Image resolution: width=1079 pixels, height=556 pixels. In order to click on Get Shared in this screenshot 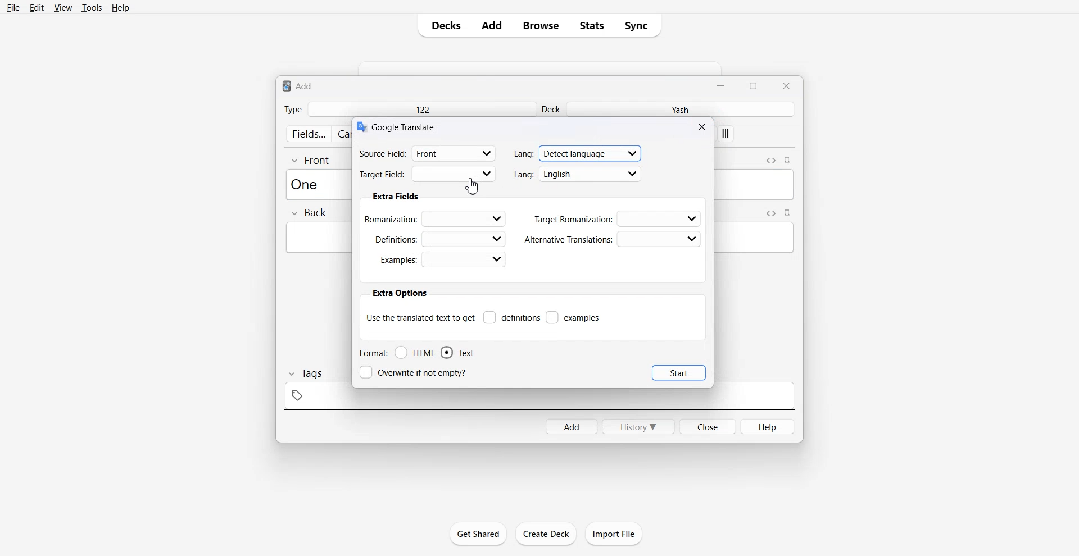, I will do `click(479, 534)`.